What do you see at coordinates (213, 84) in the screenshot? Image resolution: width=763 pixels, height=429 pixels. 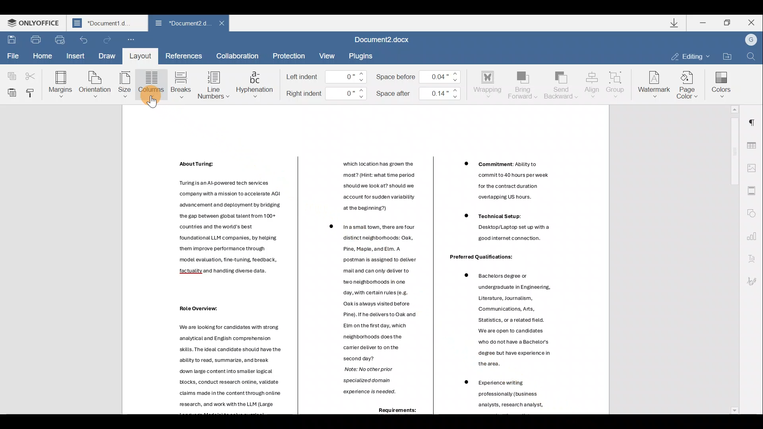 I see `Line numbers` at bounding box center [213, 84].